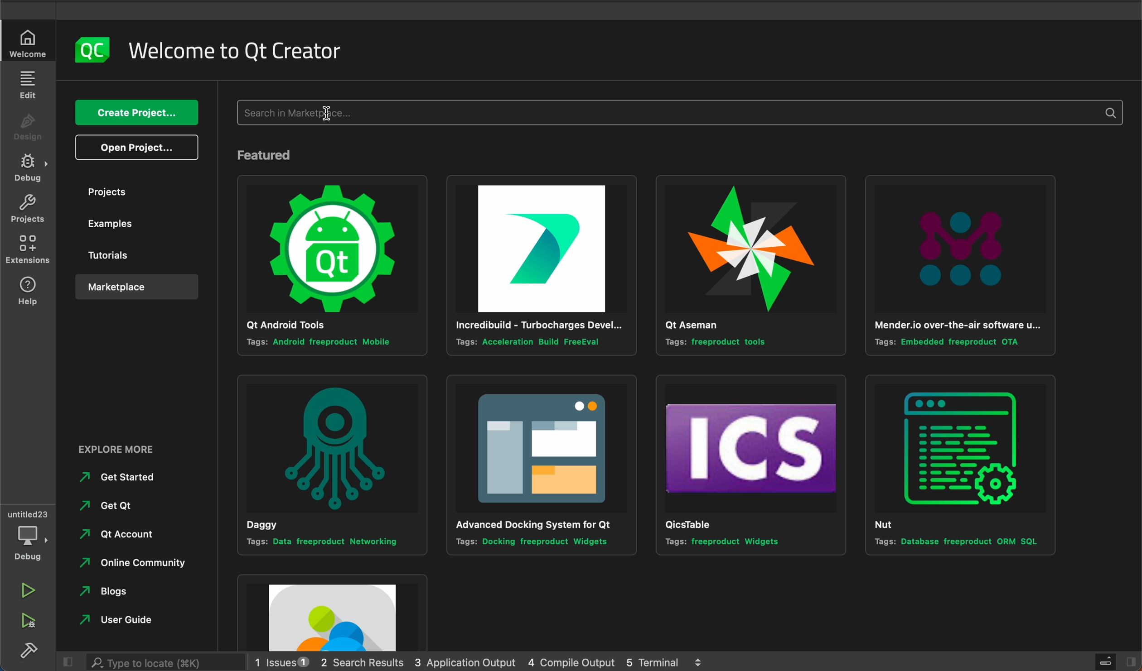 The image size is (1142, 671). Describe the element at coordinates (30, 42) in the screenshot. I see `welcome` at that location.